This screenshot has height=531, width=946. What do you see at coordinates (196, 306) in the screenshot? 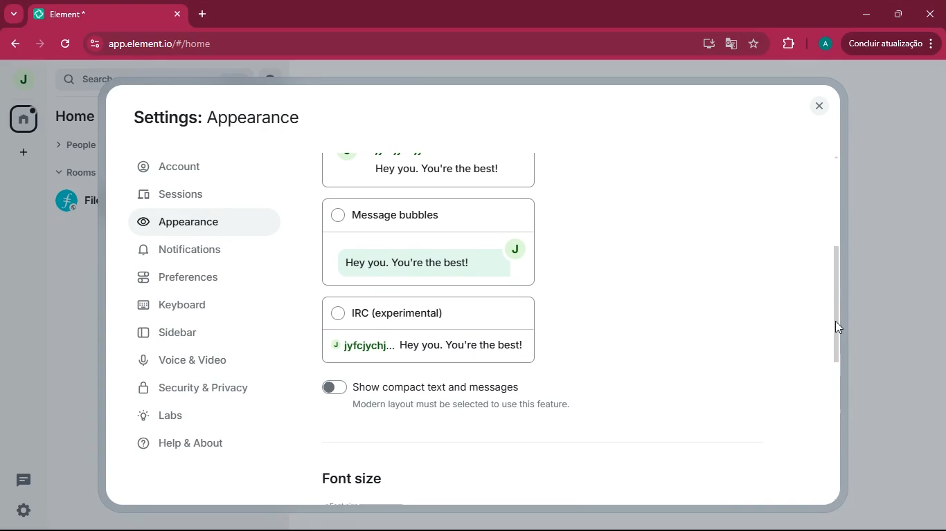
I see `keyboard` at bounding box center [196, 306].